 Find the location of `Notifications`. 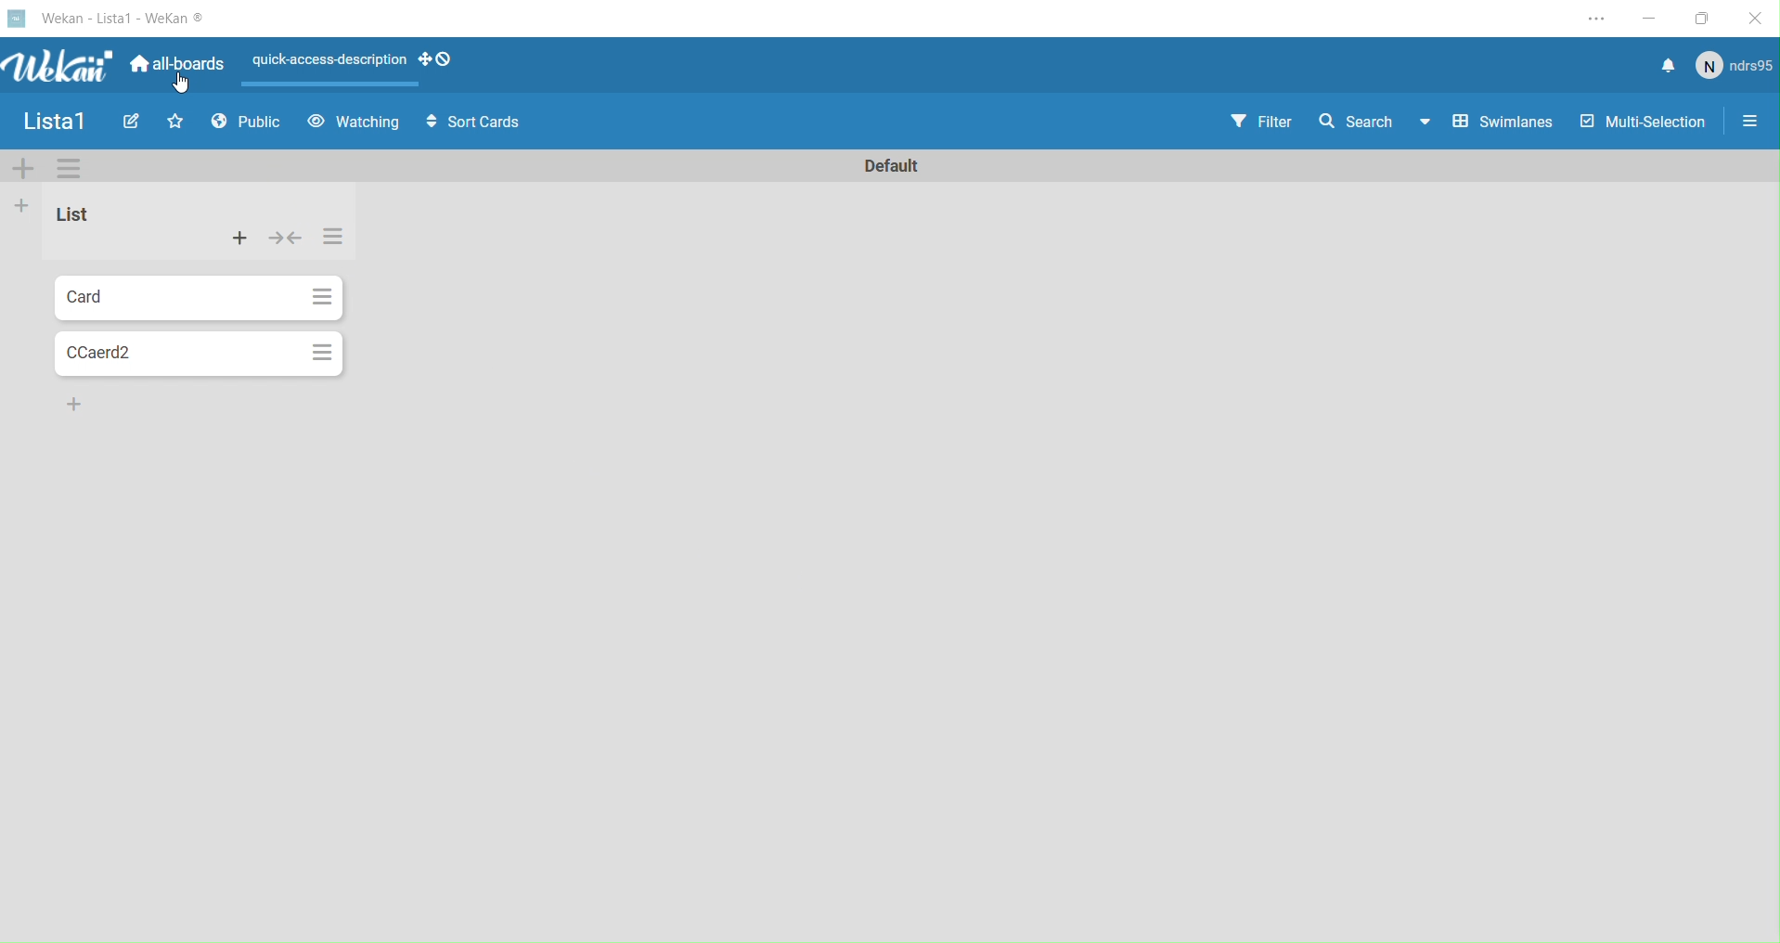

Notifications is located at coordinates (1659, 65).